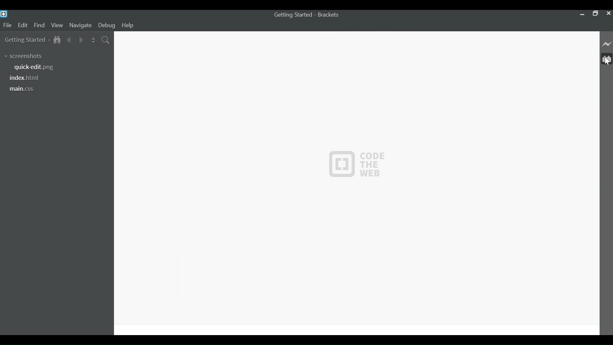 The width and height of the screenshot is (613, 345). I want to click on Find, so click(39, 26).